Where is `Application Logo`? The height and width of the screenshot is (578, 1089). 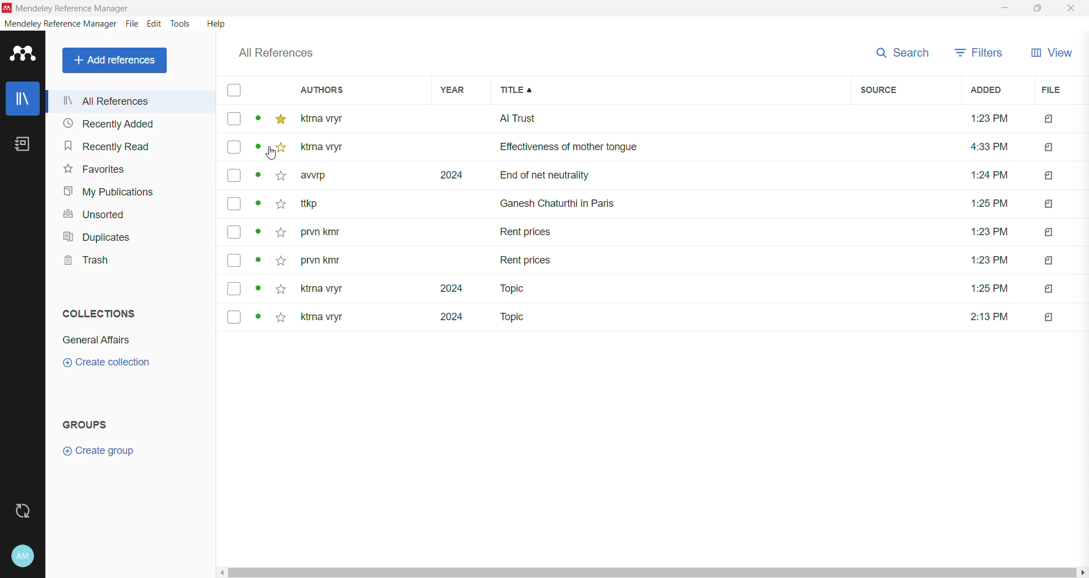 Application Logo is located at coordinates (23, 55).